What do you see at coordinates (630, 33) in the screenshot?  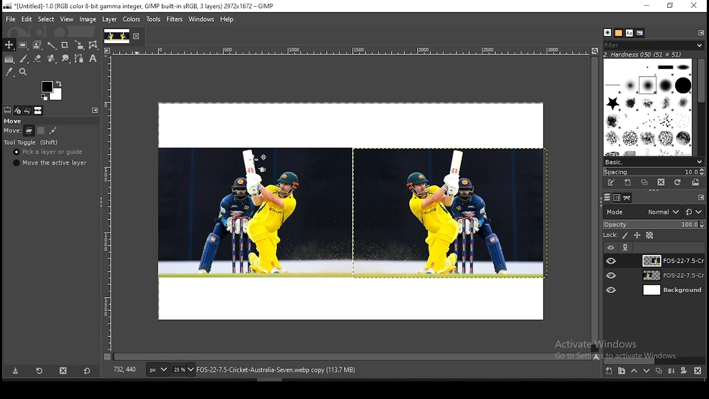 I see `fonts` at bounding box center [630, 33].